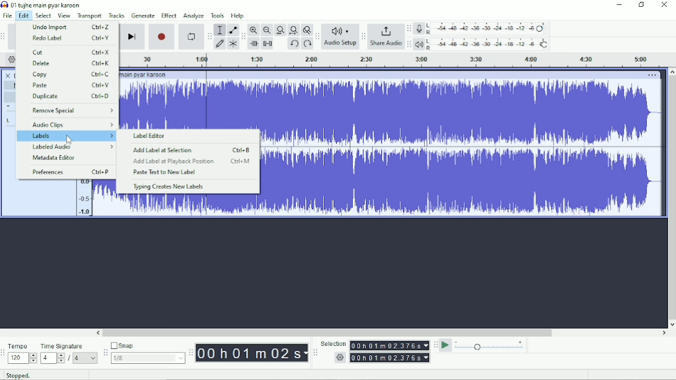 This screenshot has width=676, height=380. I want to click on Audacity share audio toolbar, so click(363, 37).